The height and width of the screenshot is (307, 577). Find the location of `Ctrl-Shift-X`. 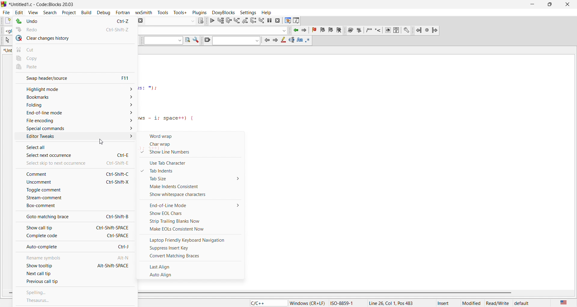

Ctrl-Shift-X is located at coordinates (118, 182).